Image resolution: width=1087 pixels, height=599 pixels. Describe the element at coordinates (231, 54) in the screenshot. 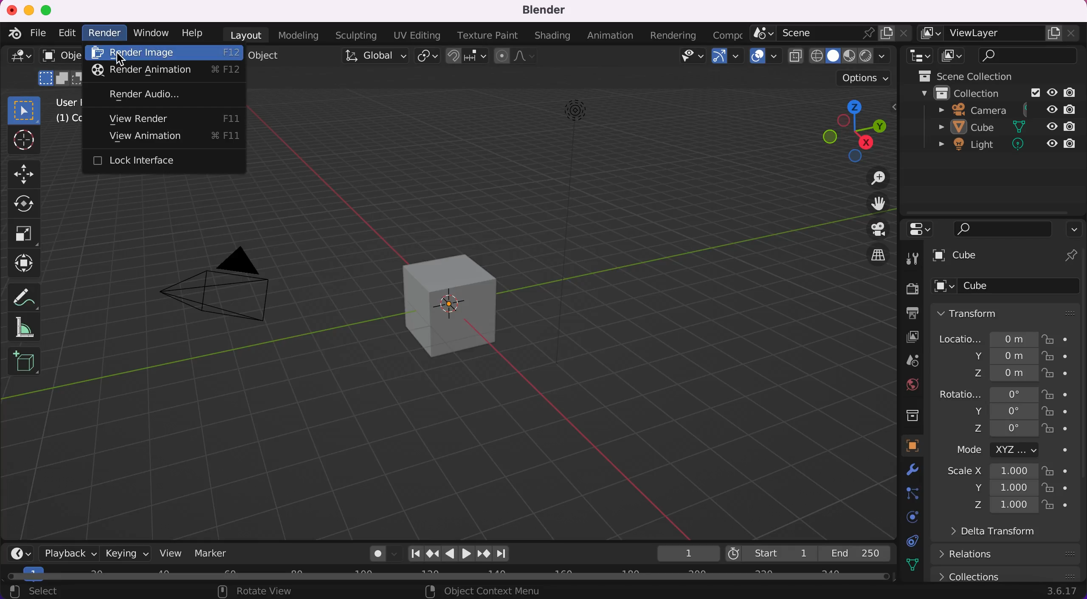

I see `f12` at that location.